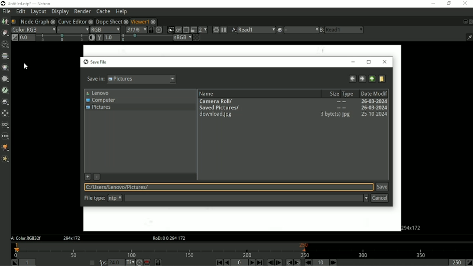 The image size is (473, 266). What do you see at coordinates (289, 262) in the screenshot?
I see `Previous keyframe` at bounding box center [289, 262].